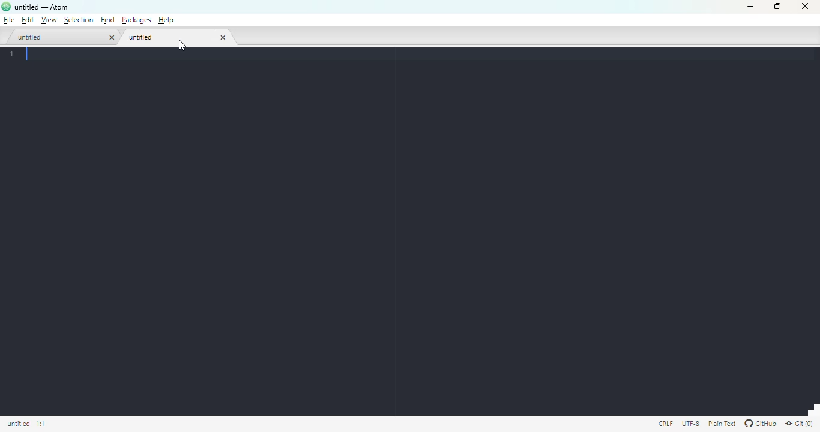  I want to click on plain text, so click(722, 424).